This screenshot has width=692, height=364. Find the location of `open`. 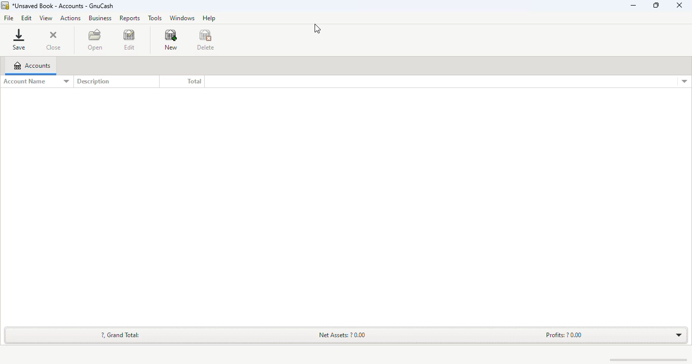

open is located at coordinates (95, 39).